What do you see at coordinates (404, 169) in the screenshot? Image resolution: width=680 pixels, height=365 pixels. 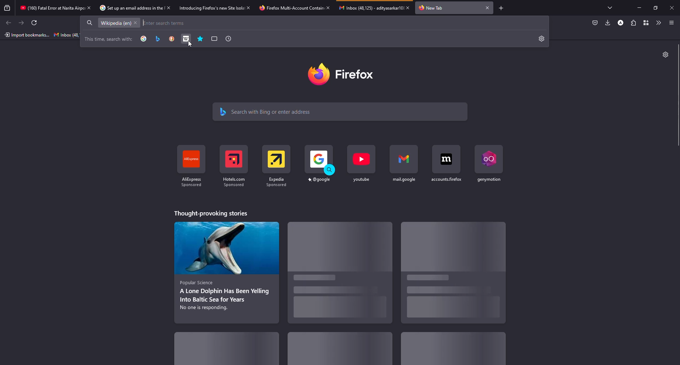 I see `shortcut` at bounding box center [404, 169].